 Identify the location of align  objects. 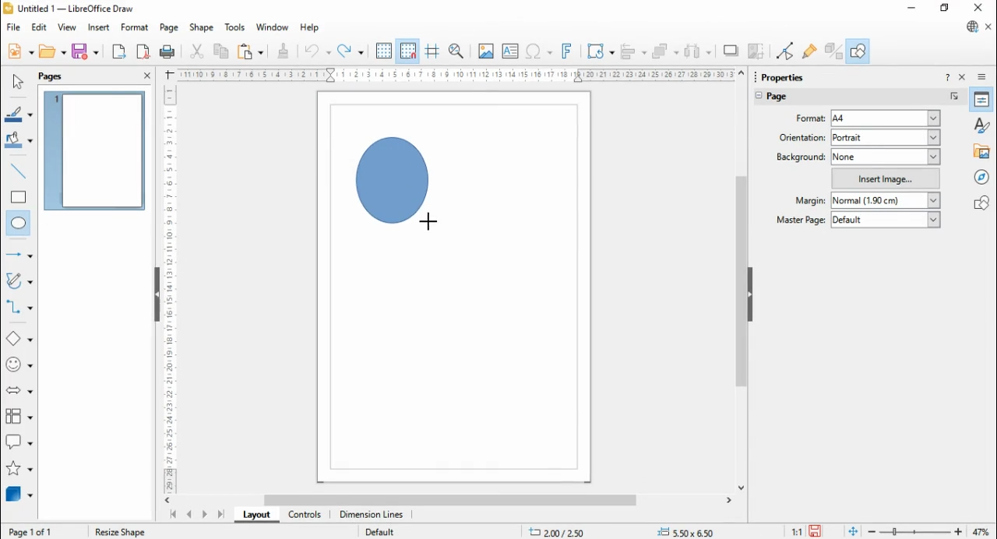
(633, 51).